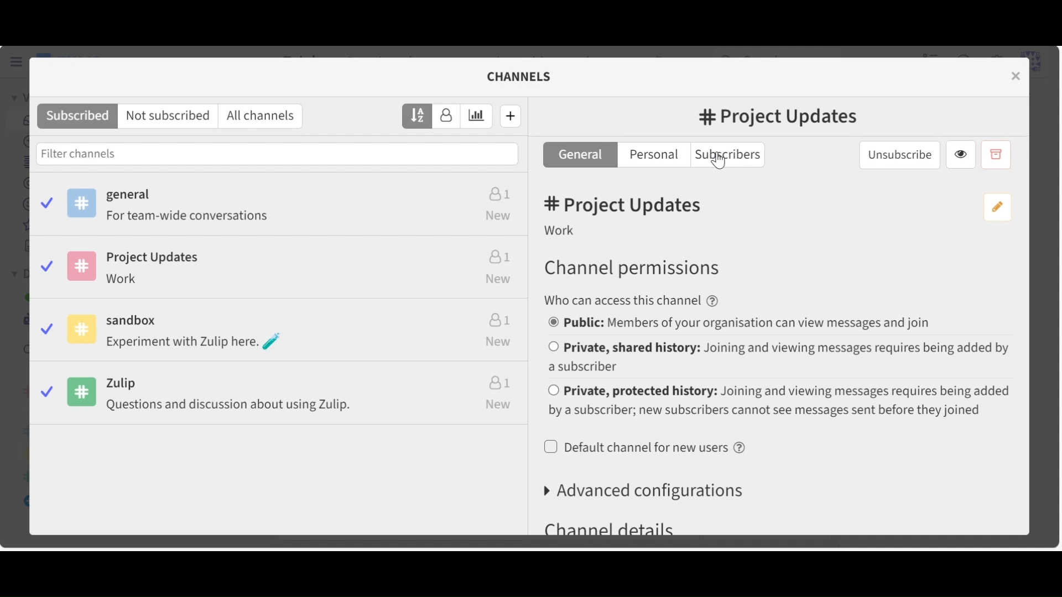  What do you see at coordinates (561, 230) in the screenshot?
I see `Description` at bounding box center [561, 230].